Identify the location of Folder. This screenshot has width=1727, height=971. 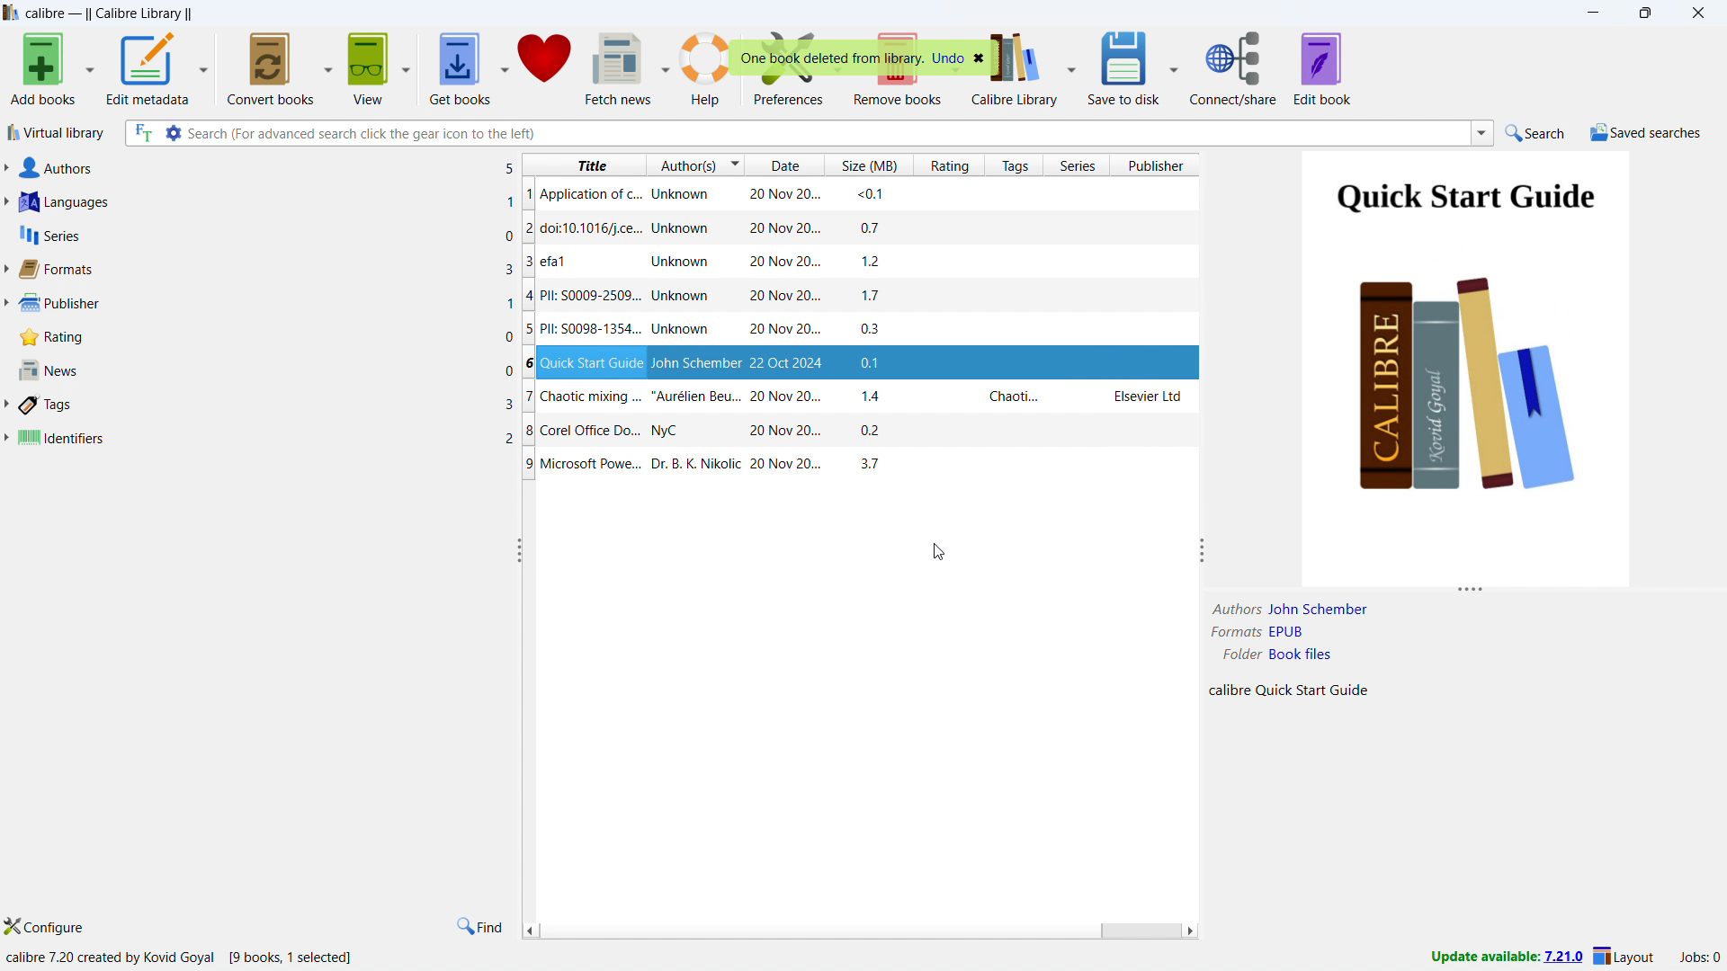
(1234, 655).